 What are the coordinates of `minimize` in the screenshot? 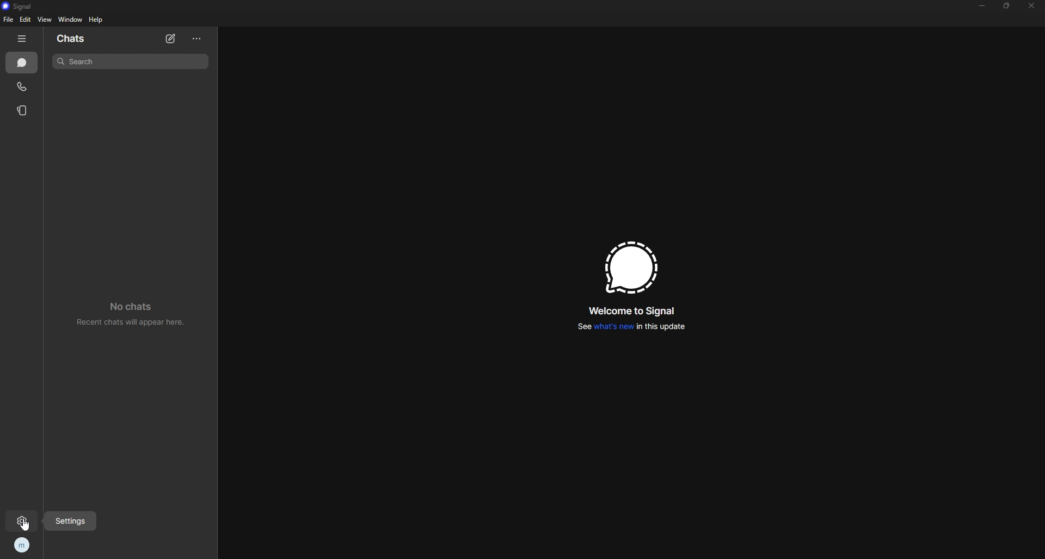 It's located at (982, 5).